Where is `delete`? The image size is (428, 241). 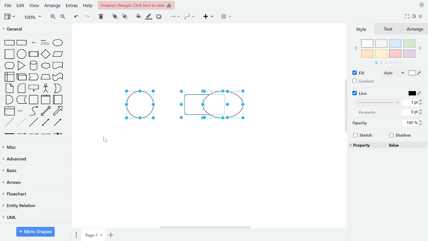
delete is located at coordinates (102, 17).